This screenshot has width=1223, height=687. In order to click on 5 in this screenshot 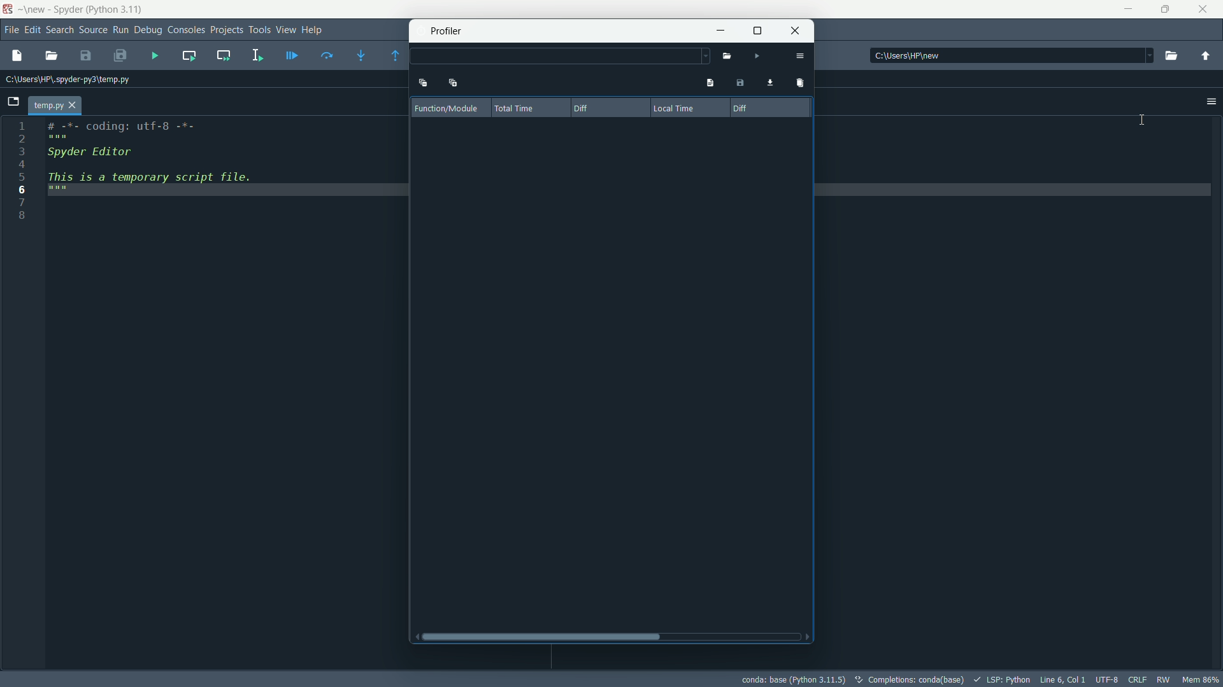, I will do `click(21, 176)`.